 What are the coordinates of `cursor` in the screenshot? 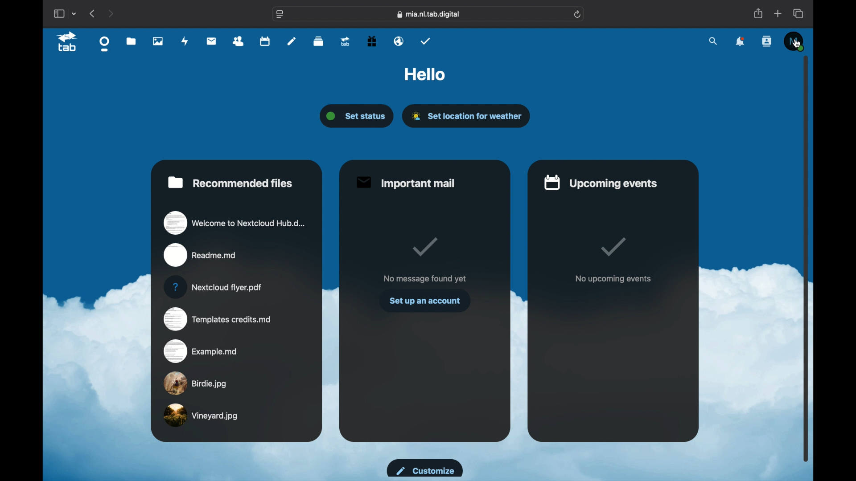 It's located at (797, 44).